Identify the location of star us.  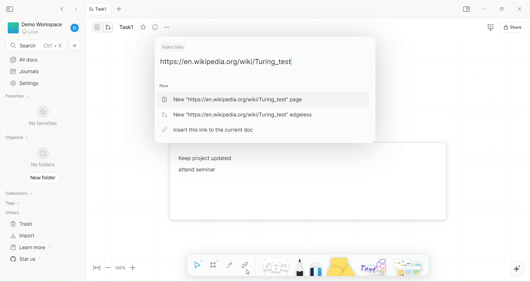
(29, 261).